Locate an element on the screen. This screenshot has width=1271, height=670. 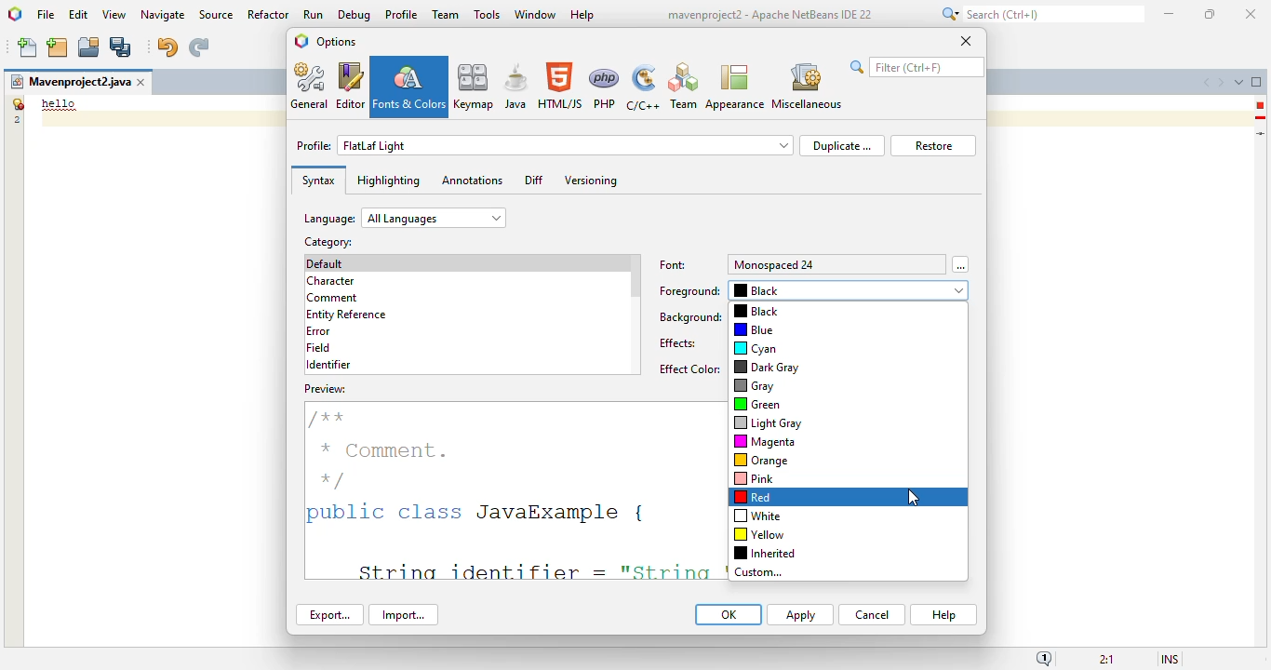
close is located at coordinates (966, 40).